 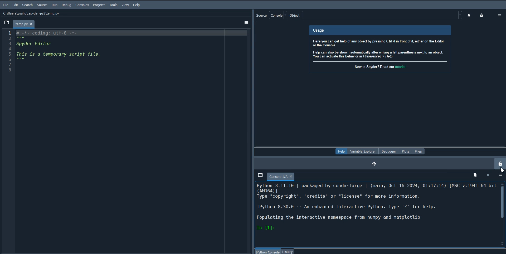 What do you see at coordinates (99, 5) in the screenshot?
I see `Projects` at bounding box center [99, 5].